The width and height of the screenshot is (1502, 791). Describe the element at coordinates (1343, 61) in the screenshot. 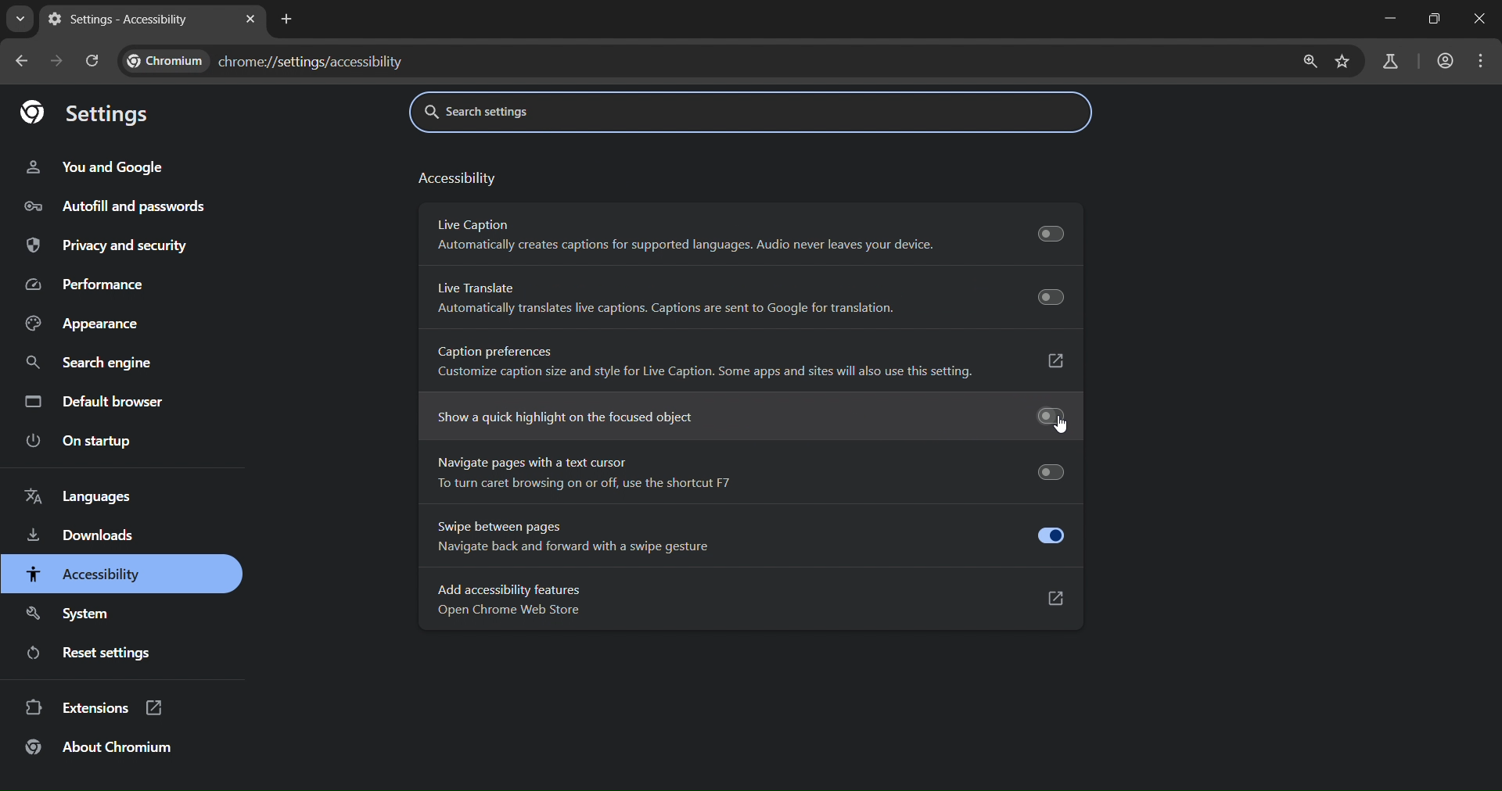

I see `bookmark page` at that location.